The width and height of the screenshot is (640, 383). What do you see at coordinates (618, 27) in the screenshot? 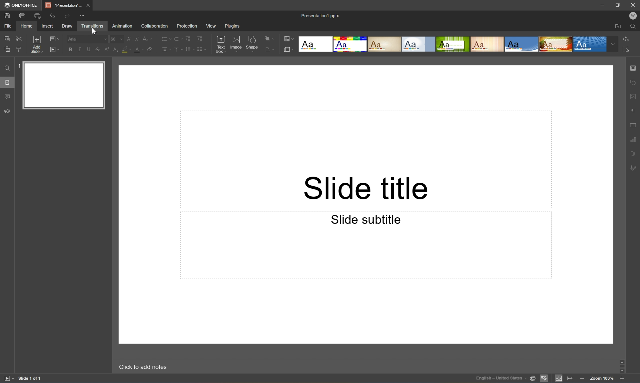
I see `Open file location` at bounding box center [618, 27].